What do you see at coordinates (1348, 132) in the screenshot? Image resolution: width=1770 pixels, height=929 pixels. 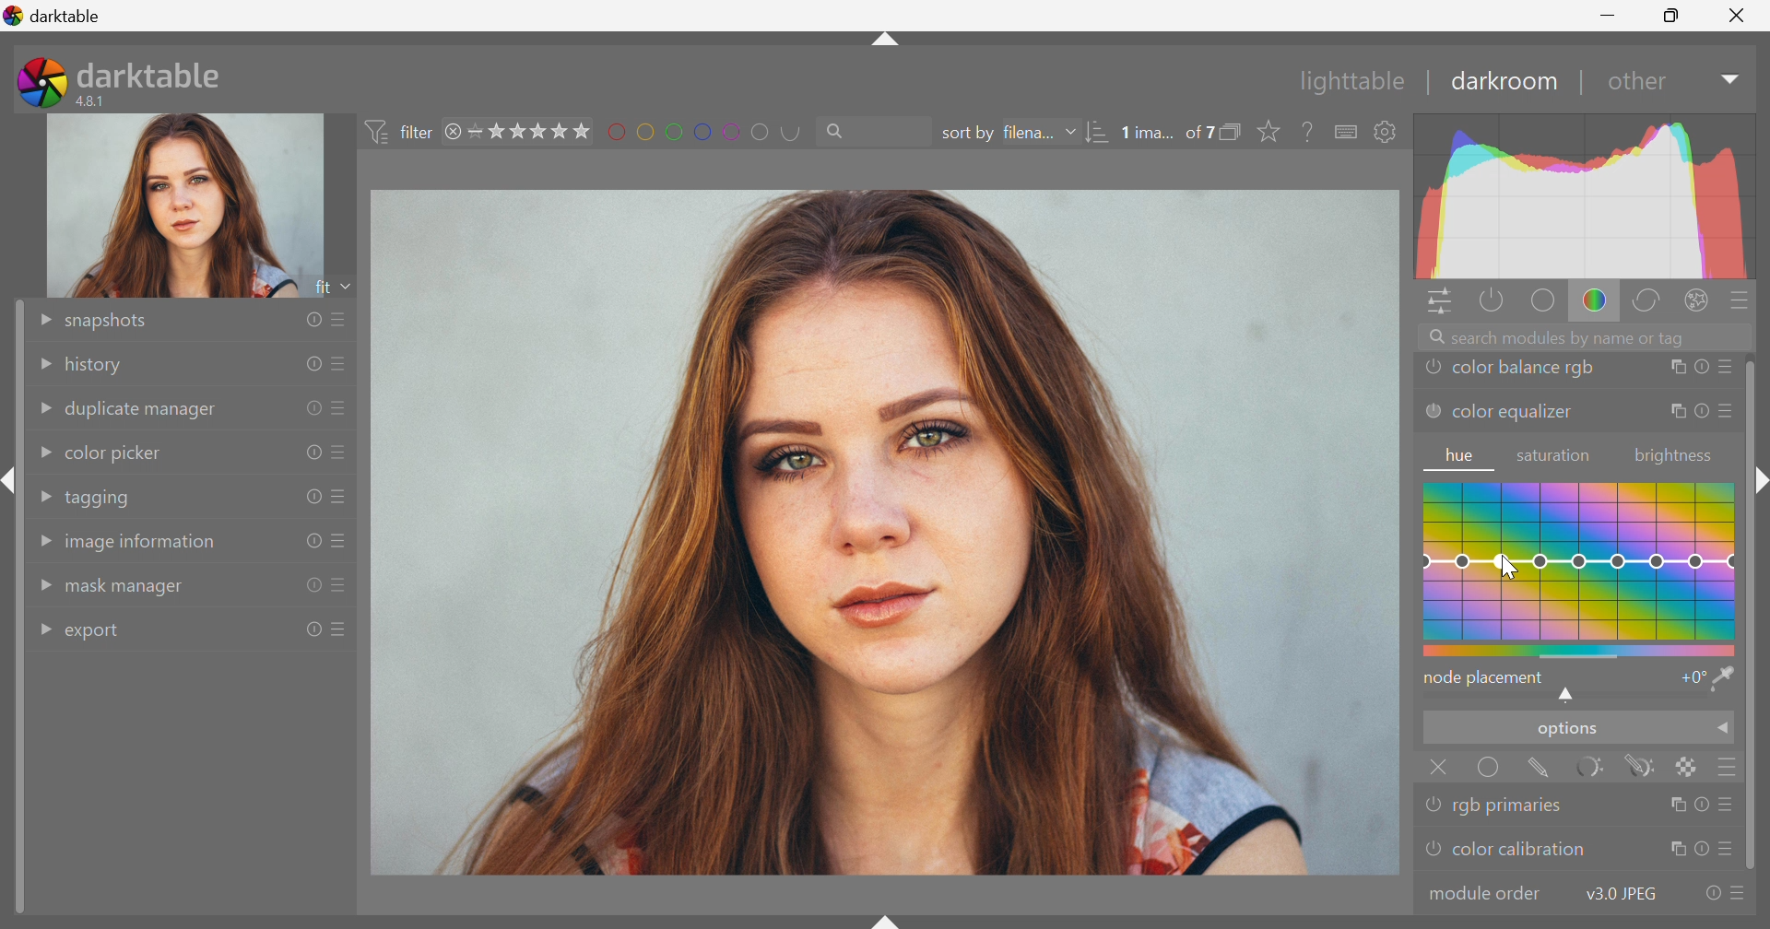 I see `define shortcuts` at bounding box center [1348, 132].